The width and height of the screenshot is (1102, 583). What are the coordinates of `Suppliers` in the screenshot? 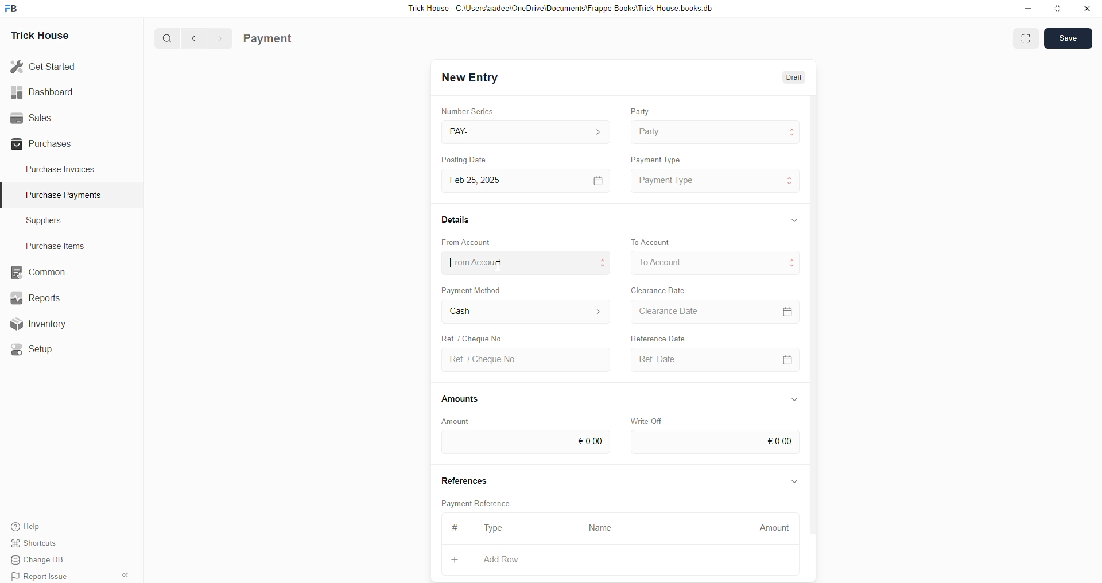 It's located at (39, 220).